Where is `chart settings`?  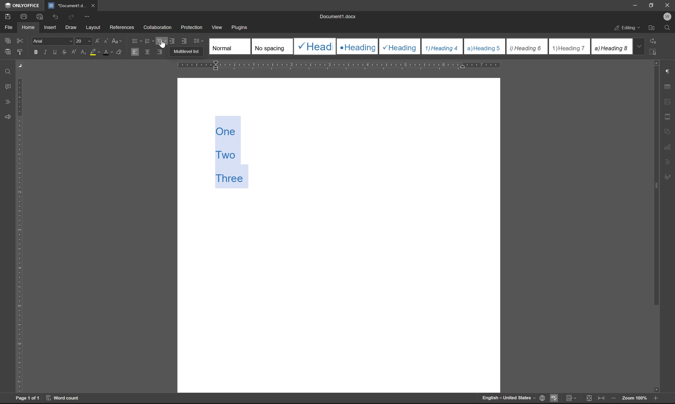
chart settings is located at coordinates (668, 145).